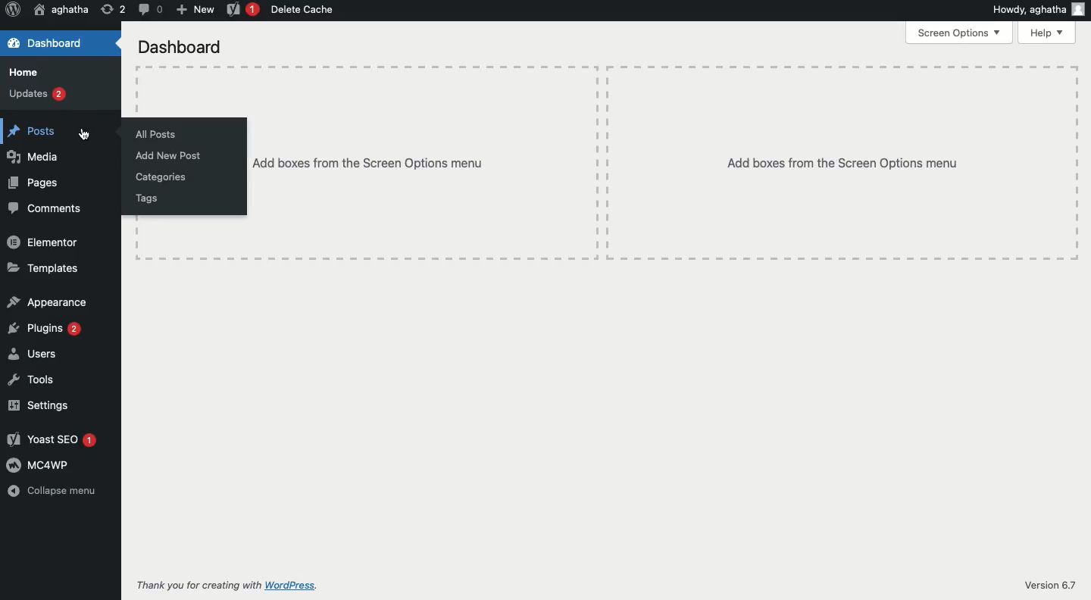  I want to click on Dashboard, so click(181, 46).